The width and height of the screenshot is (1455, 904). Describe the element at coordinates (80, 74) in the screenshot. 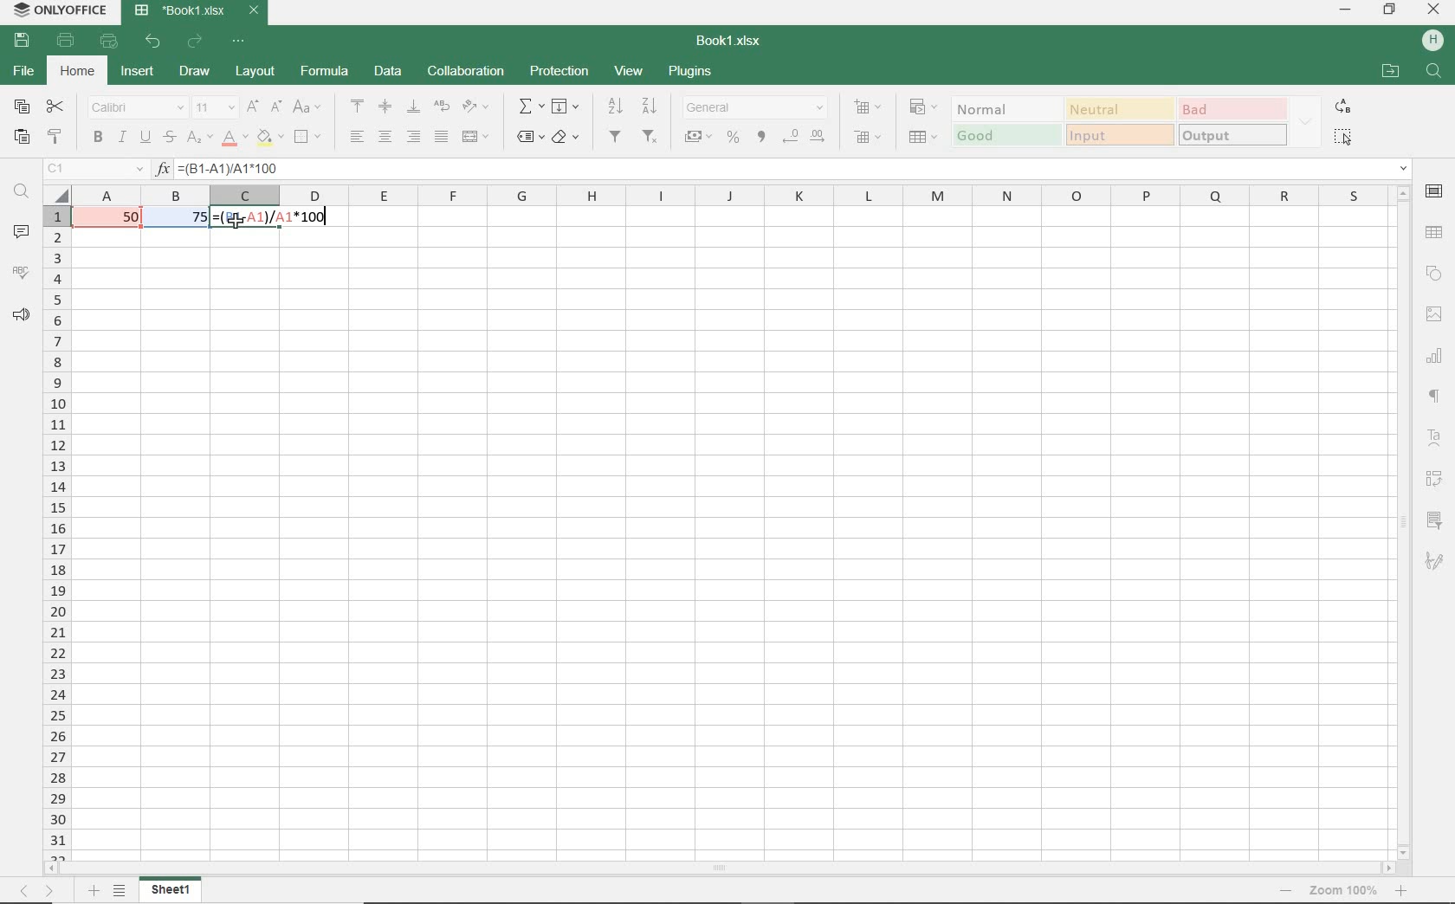

I see `home` at that location.